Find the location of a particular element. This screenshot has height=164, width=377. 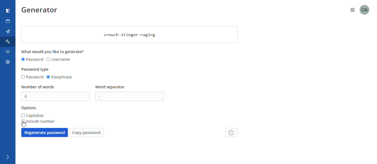

word separator input text box is located at coordinates (131, 96).